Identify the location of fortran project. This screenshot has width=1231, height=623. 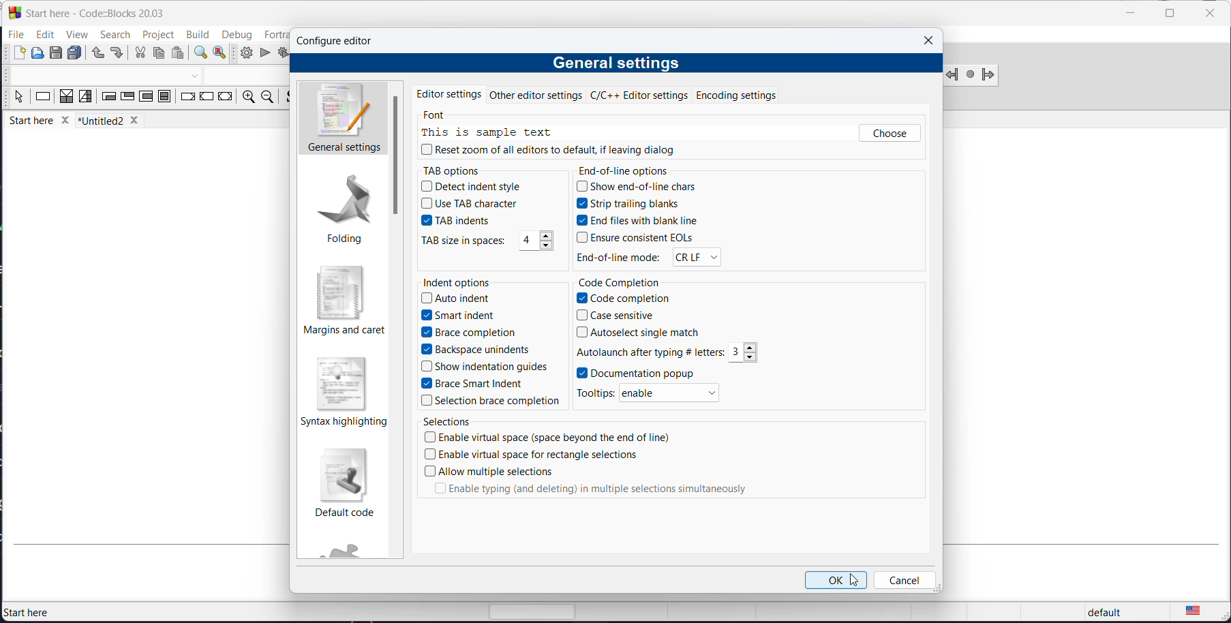
(349, 548).